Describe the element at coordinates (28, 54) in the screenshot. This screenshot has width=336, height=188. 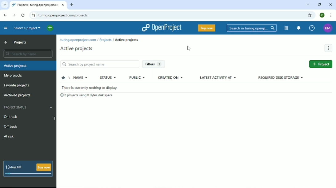
I see `Search by name` at that location.